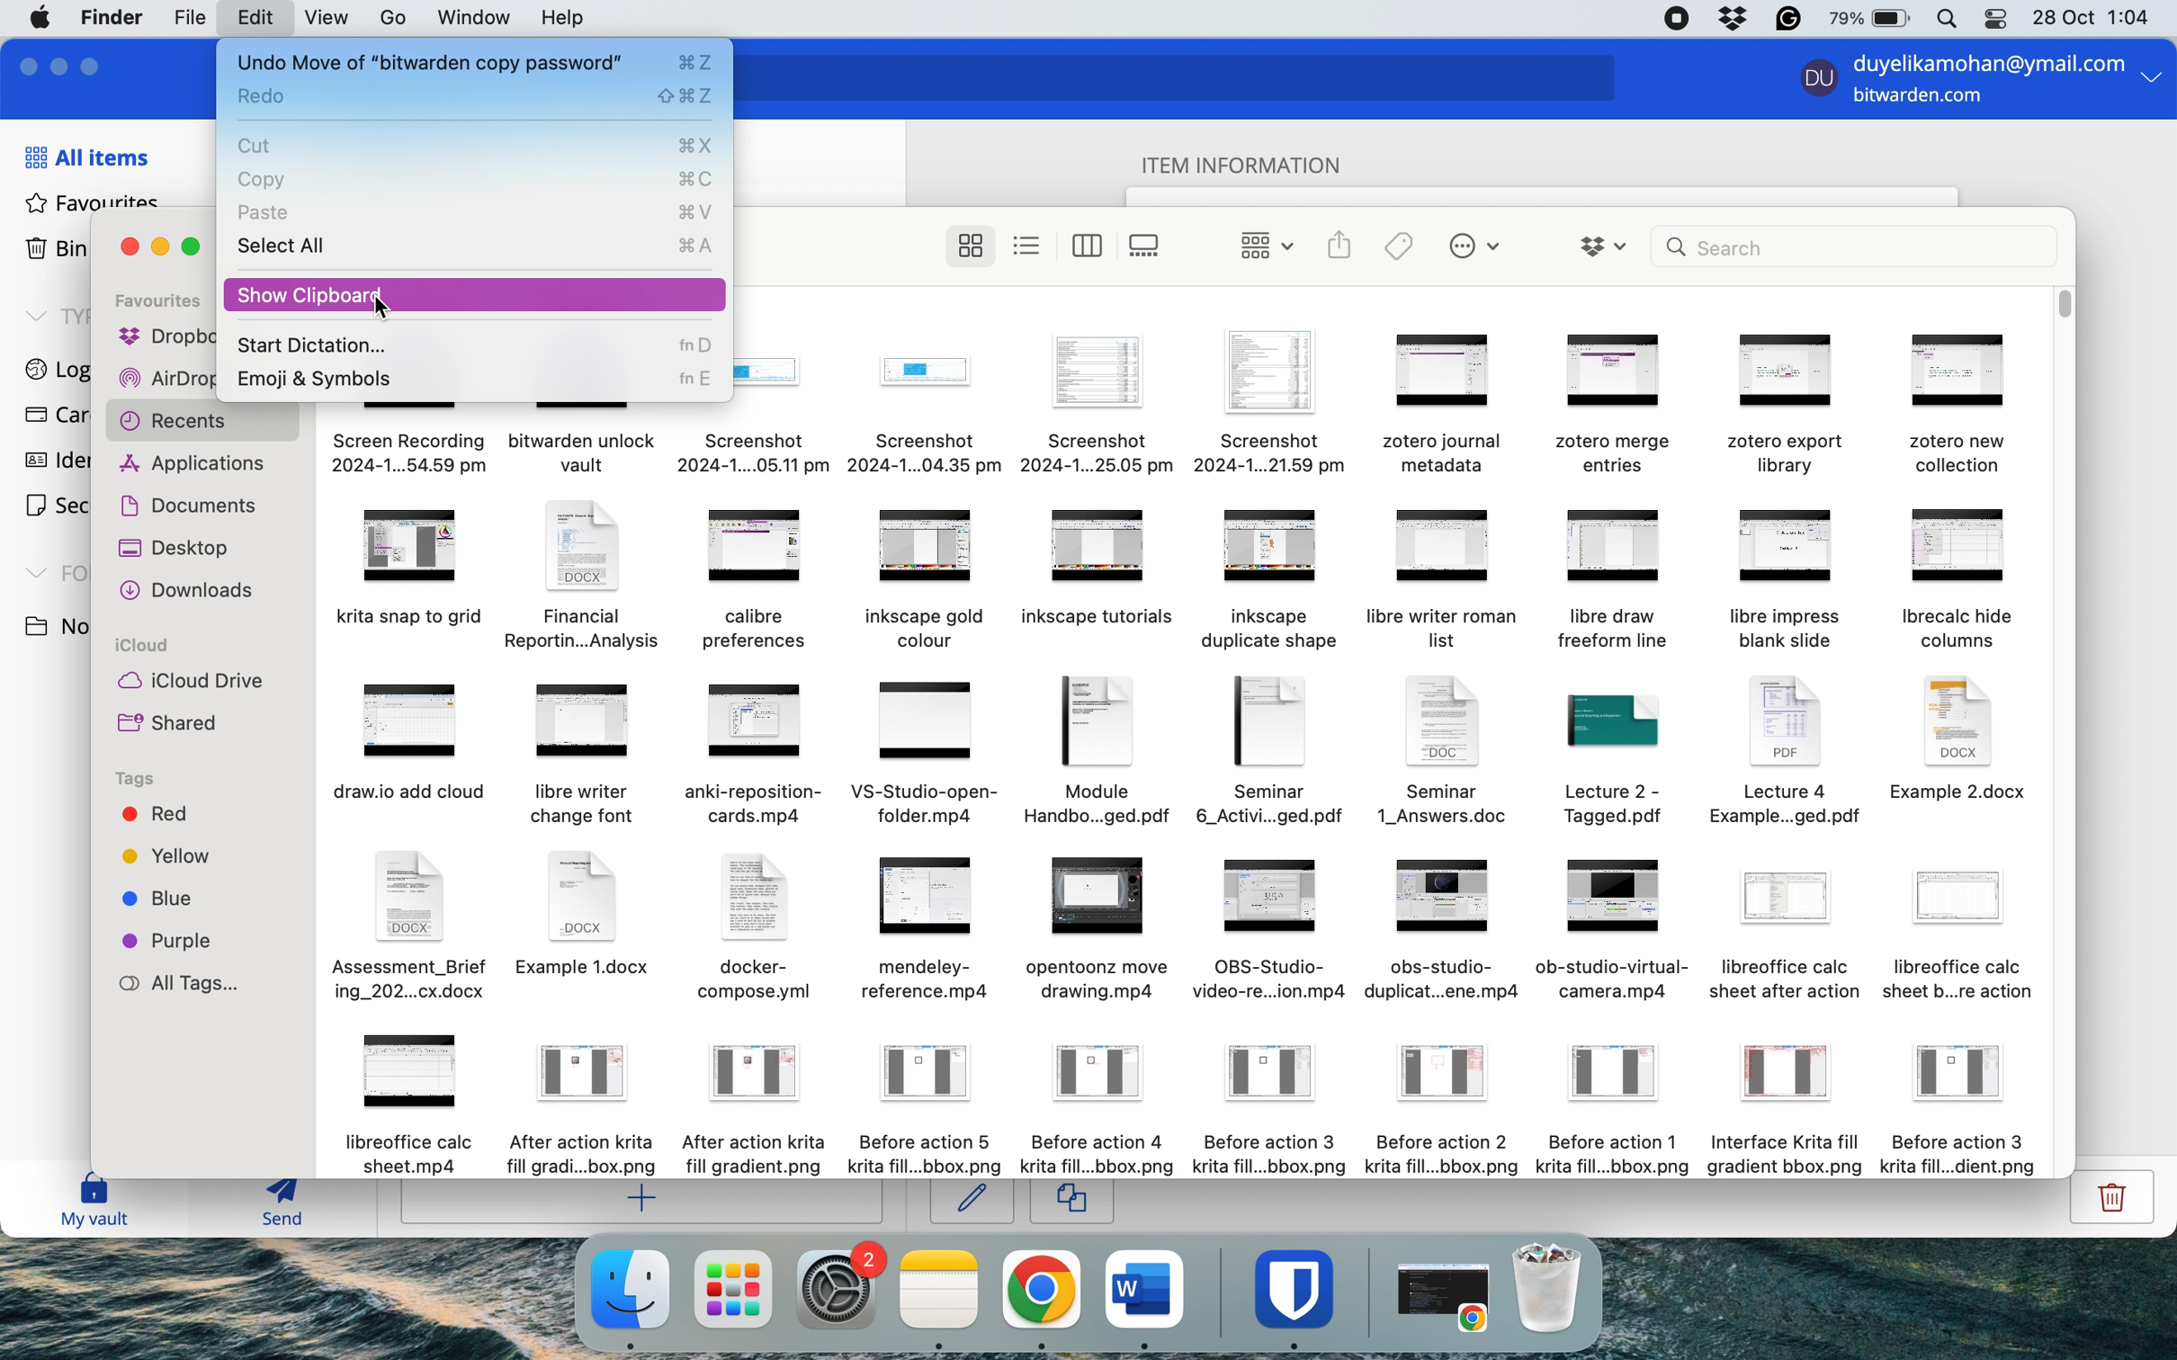 Image resolution: width=2177 pixels, height=1360 pixels. I want to click on cursor, so click(385, 307).